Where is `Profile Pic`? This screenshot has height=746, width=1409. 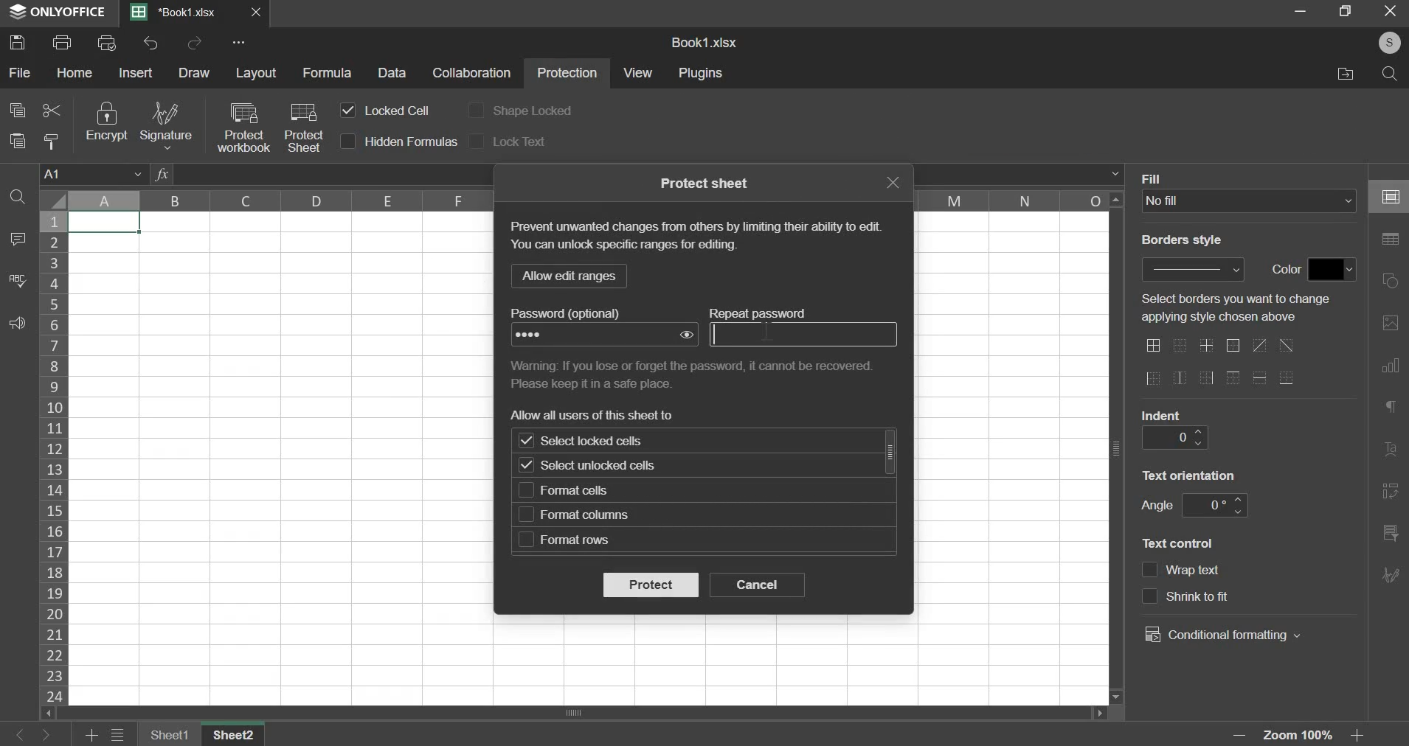 Profile Pic is located at coordinates (1385, 43).